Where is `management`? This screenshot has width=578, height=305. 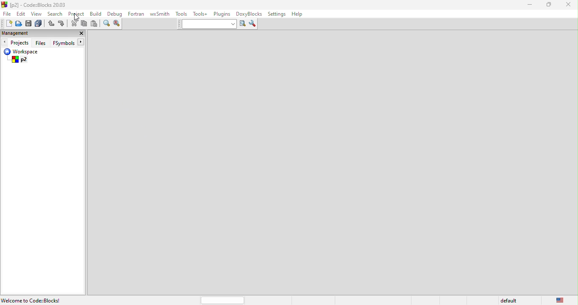
management is located at coordinates (22, 33).